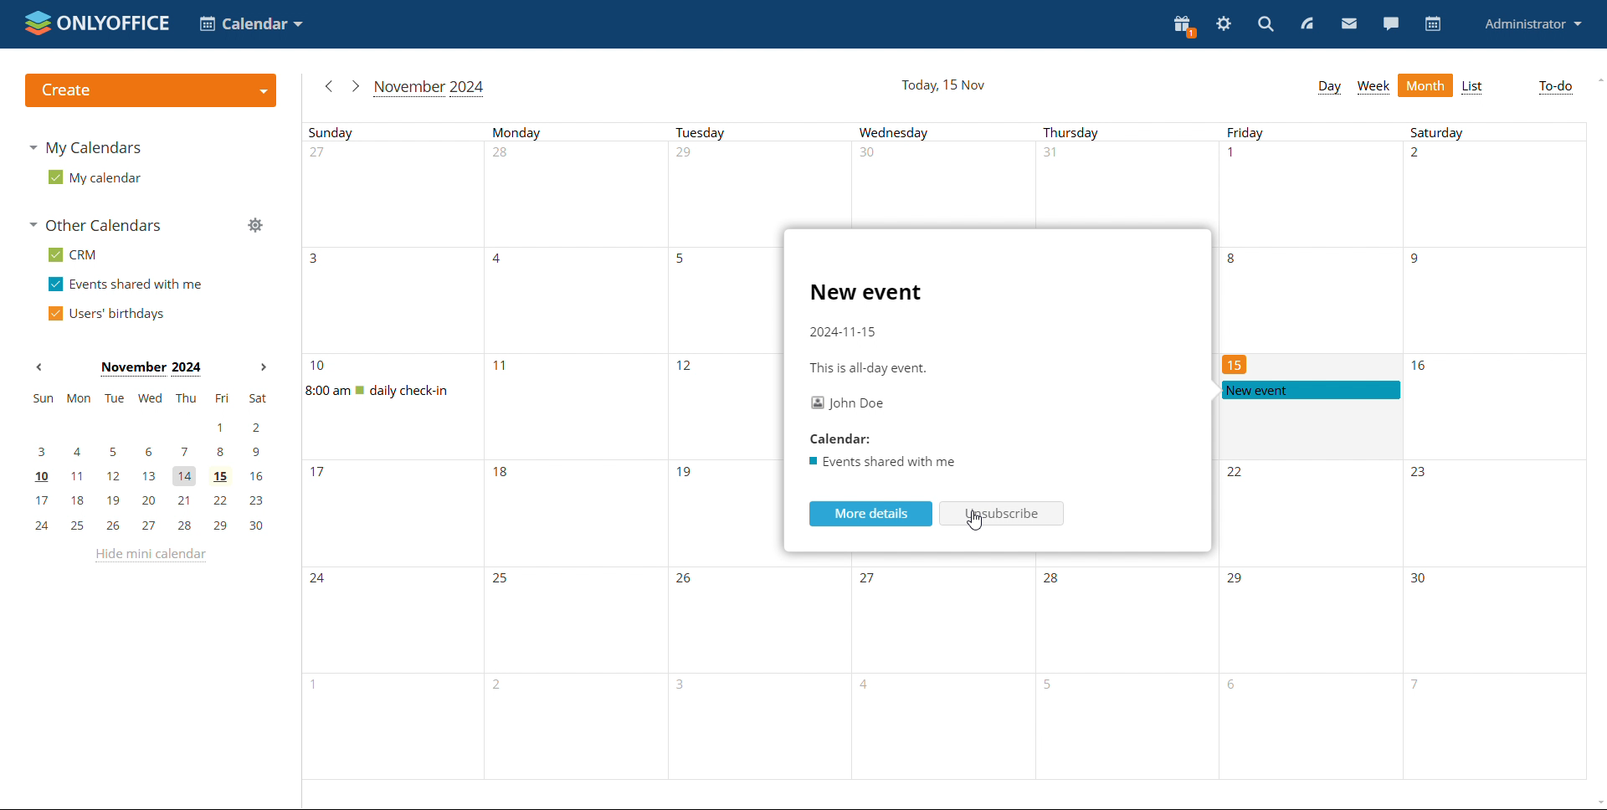  Describe the element at coordinates (95, 23) in the screenshot. I see `logo` at that location.